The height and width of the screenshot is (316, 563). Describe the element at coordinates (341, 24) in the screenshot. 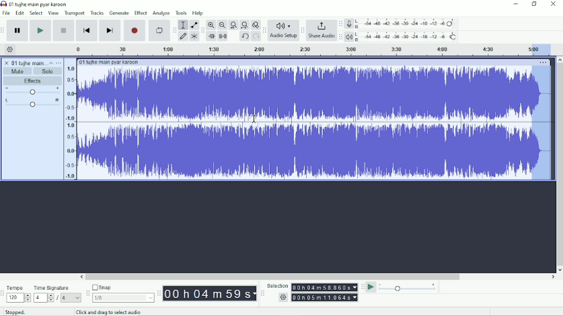

I see `Audacity recording meter toolbar` at that location.